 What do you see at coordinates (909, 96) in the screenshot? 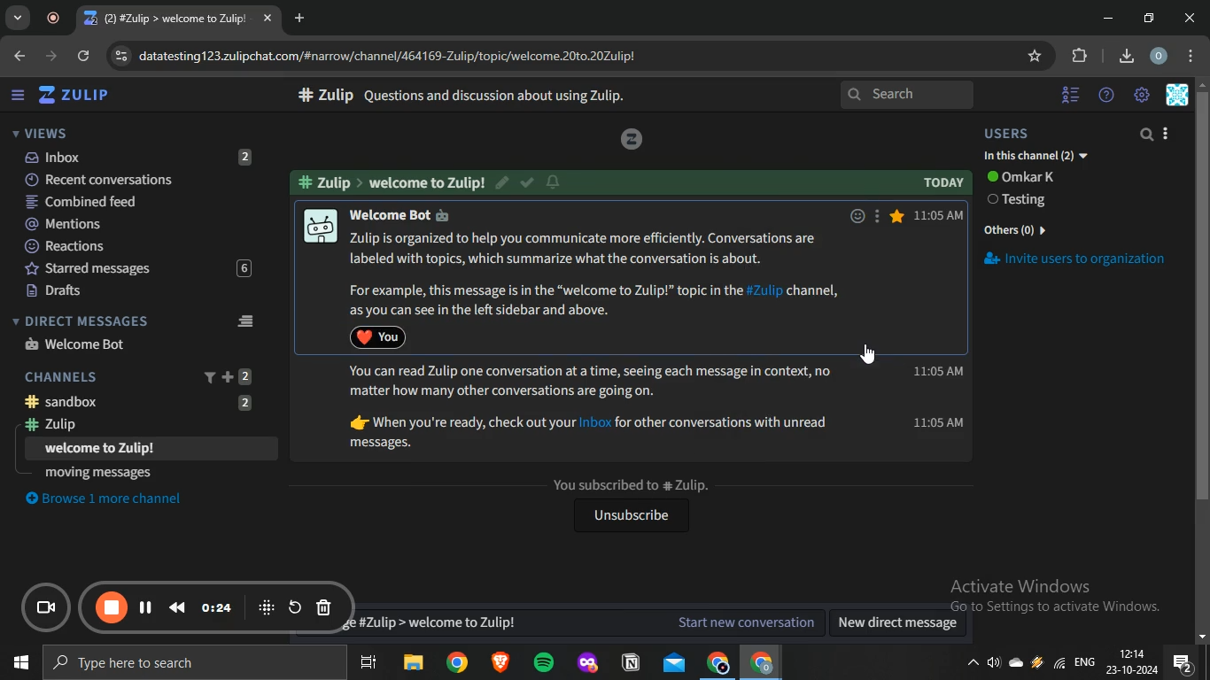
I see `search` at bounding box center [909, 96].